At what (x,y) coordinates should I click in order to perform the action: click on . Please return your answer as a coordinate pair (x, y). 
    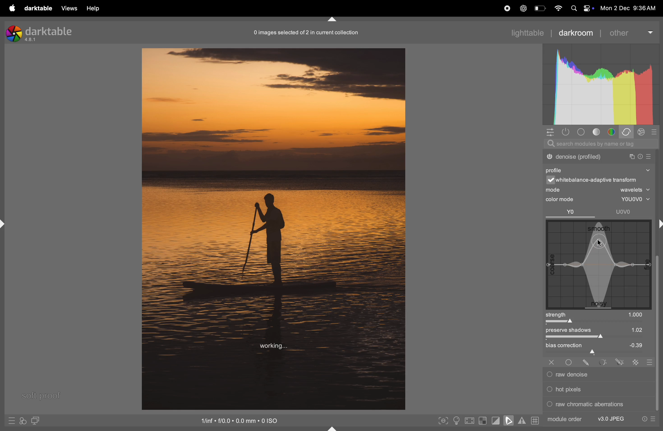
    Looking at the image, I should click on (570, 361).